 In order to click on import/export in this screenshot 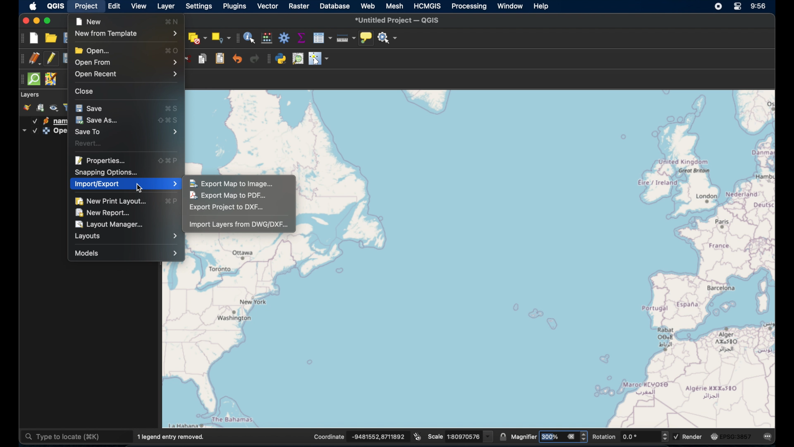, I will do `click(126, 185)`.